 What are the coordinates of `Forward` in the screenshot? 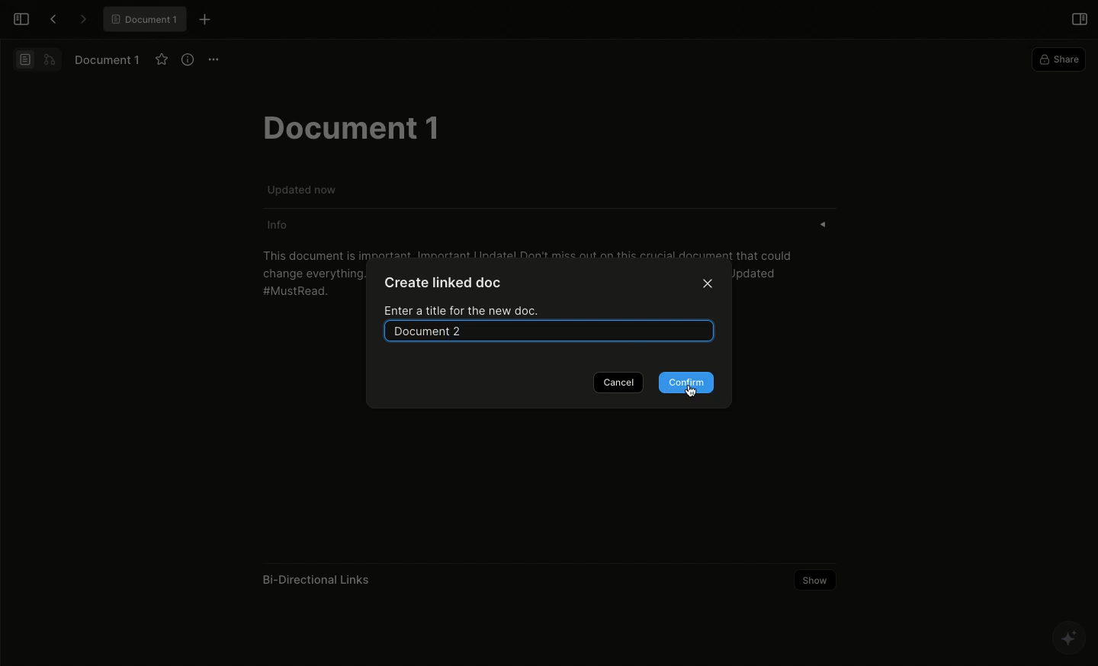 It's located at (82, 19).